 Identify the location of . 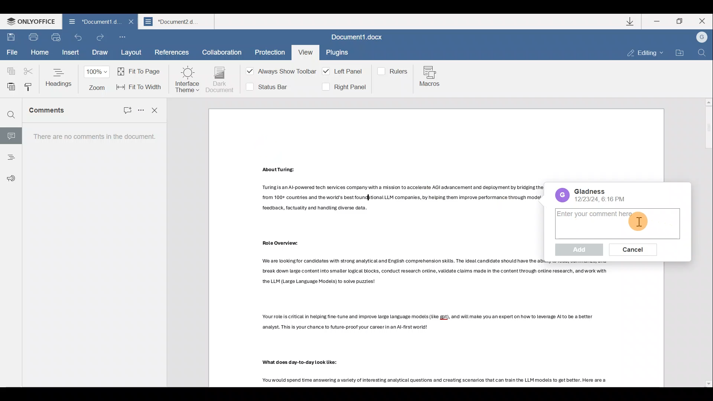
(284, 243).